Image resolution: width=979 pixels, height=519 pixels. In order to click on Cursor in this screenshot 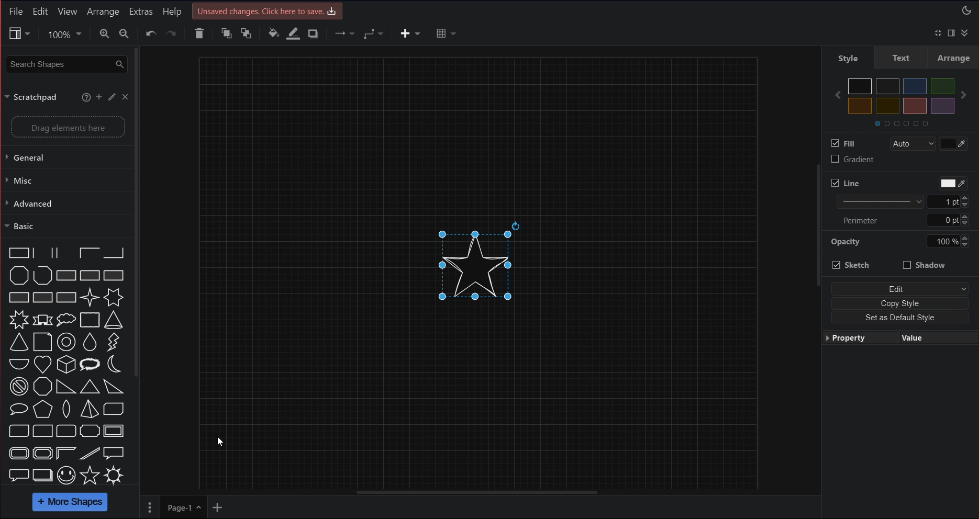, I will do `click(220, 442)`.